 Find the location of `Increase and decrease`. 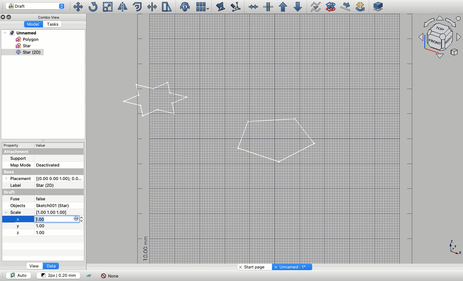

Increase and decrease is located at coordinates (83, 219).